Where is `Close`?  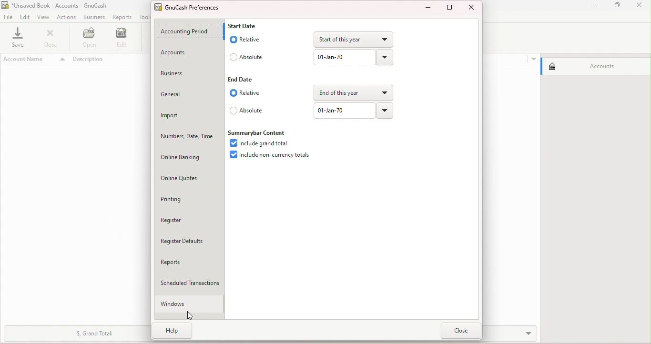 Close is located at coordinates (462, 330).